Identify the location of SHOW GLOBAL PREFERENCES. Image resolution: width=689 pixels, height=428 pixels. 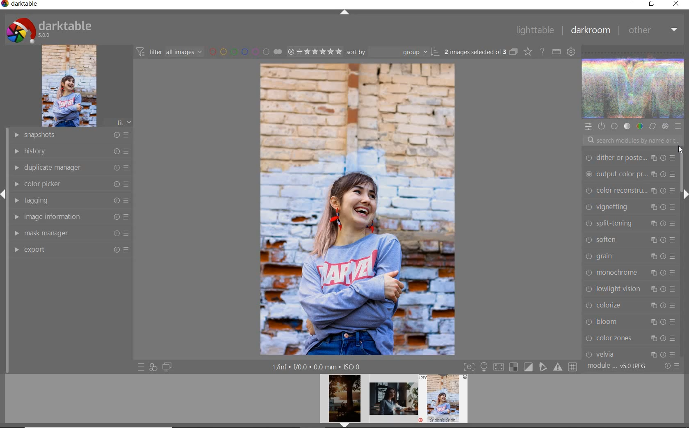
(570, 51).